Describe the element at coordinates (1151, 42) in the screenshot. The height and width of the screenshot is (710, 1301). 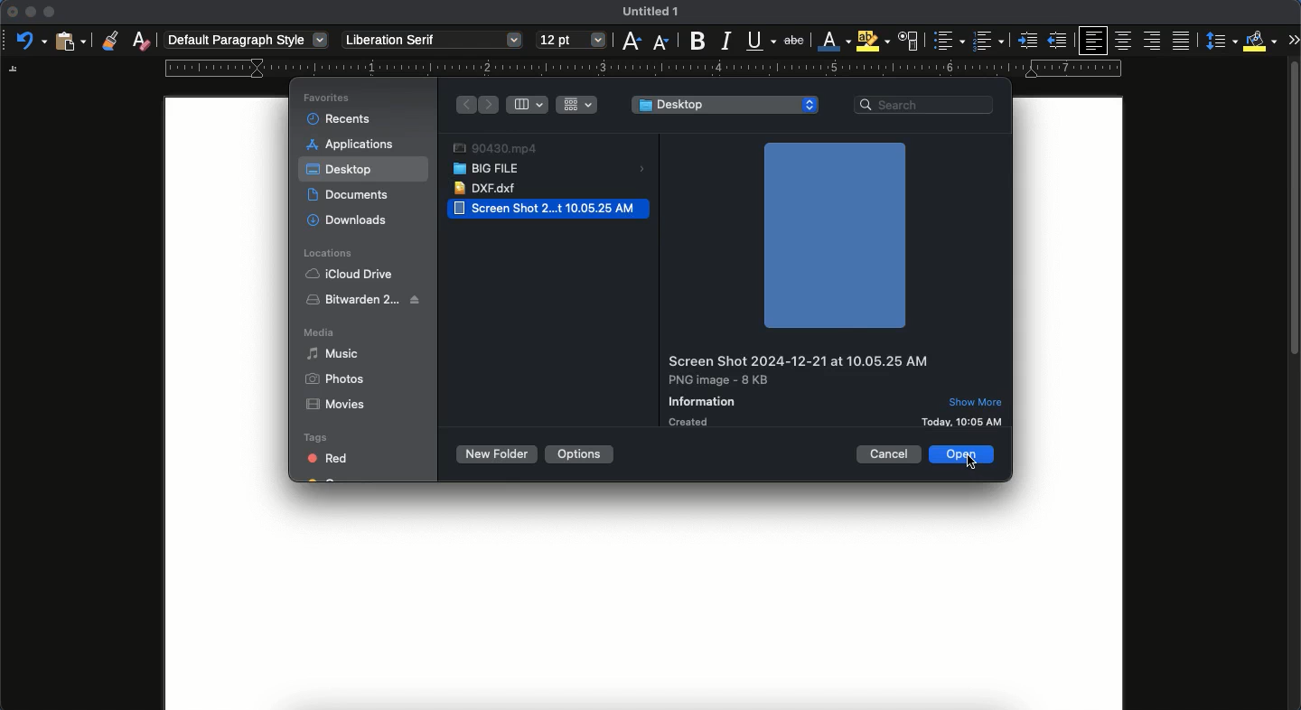
I see `right aligned` at that location.